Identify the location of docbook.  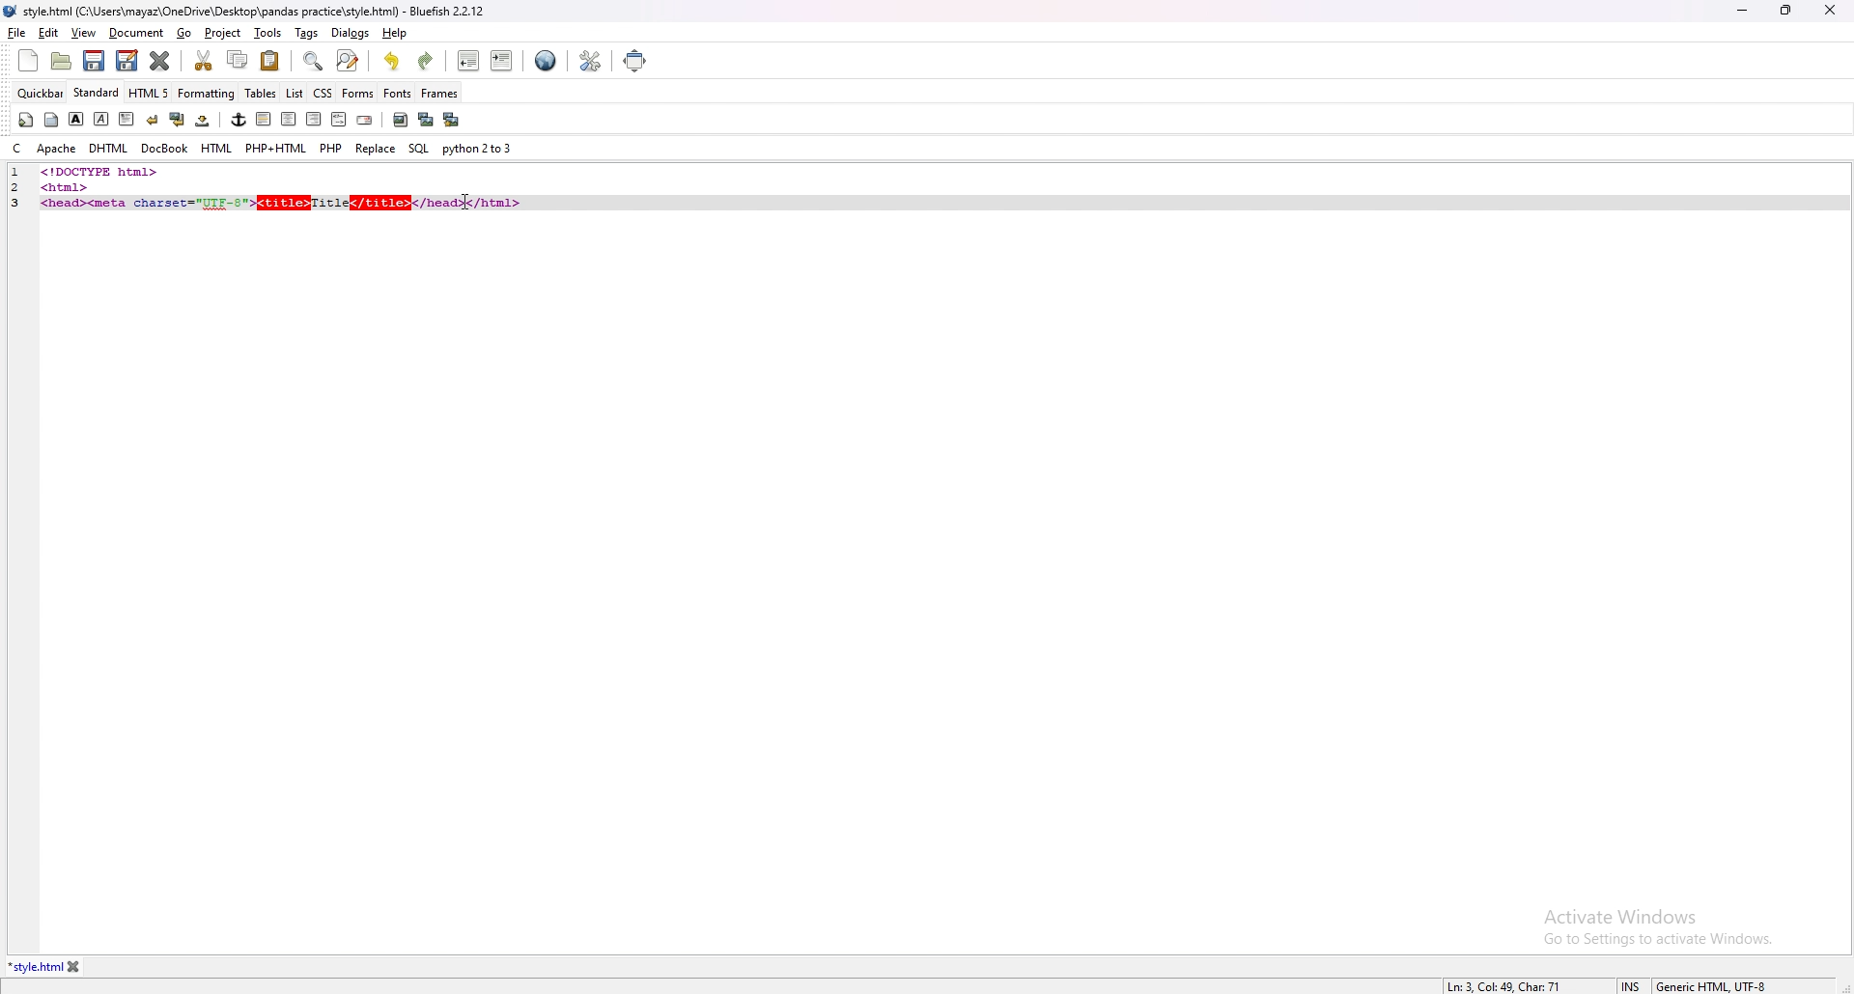
(164, 149).